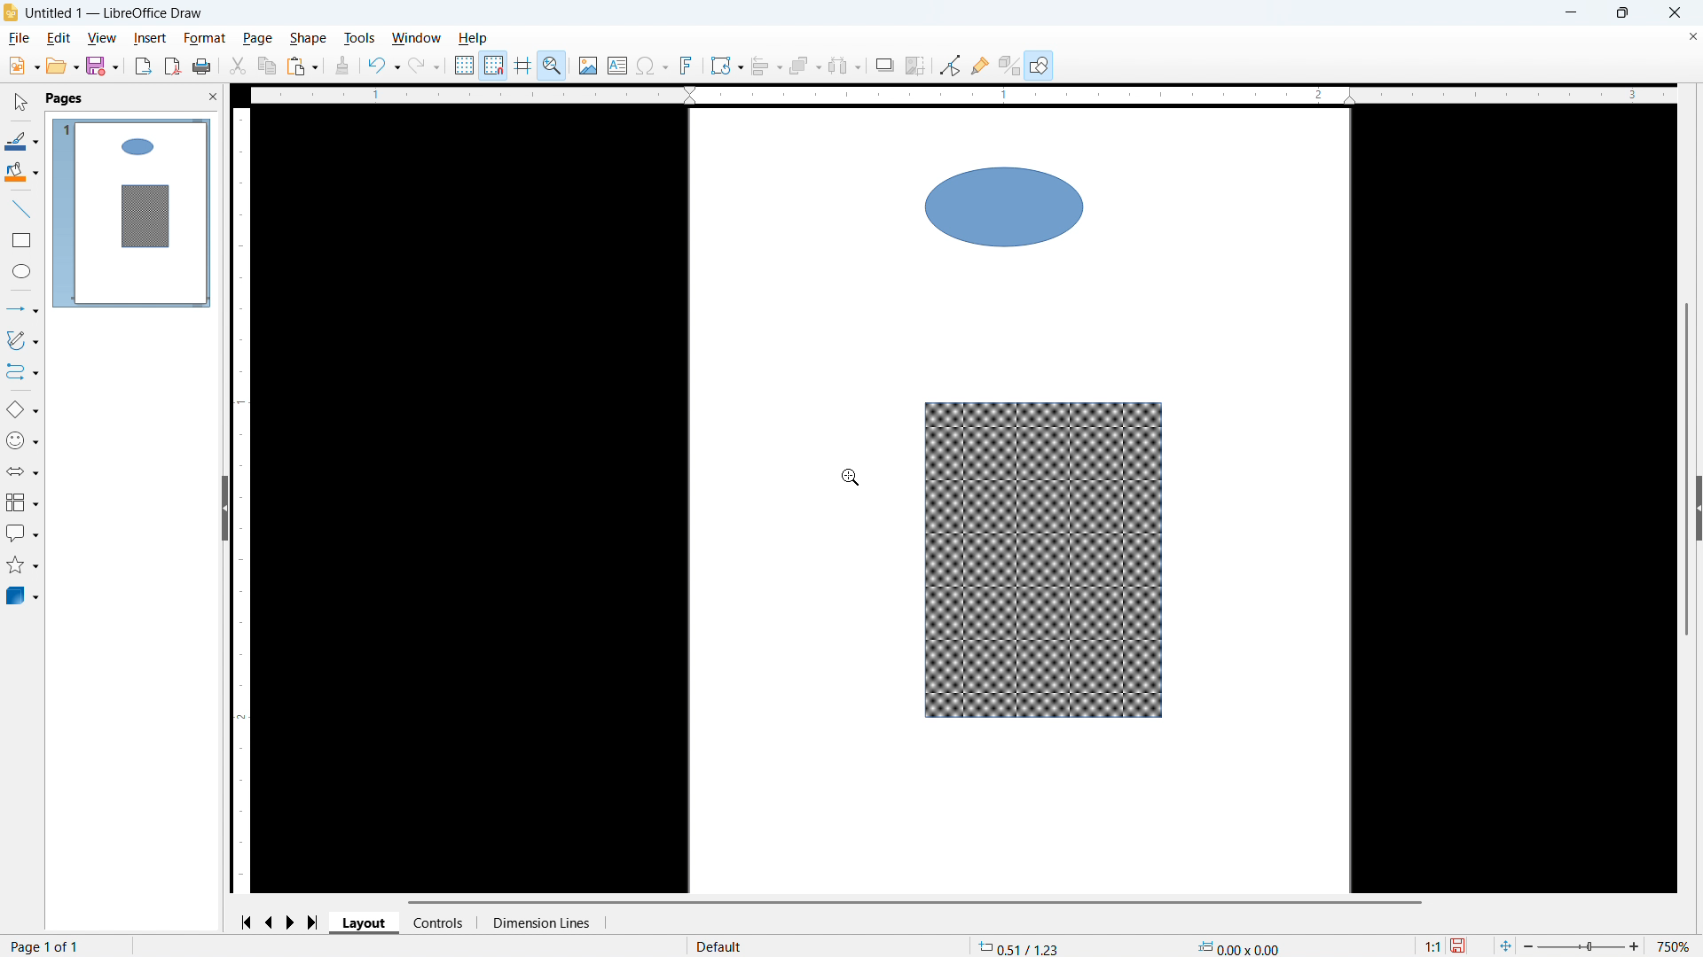 Image resolution: width=1703 pixels, height=957 pixels. What do you see at coordinates (20, 39) in the screenshot?
I see `file ` at bounding box center [20, 39].